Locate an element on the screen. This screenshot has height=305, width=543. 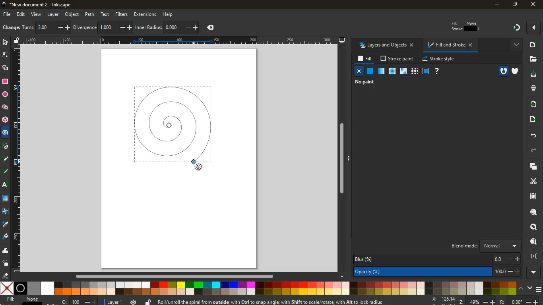
paper is located at coordinates (533, 197).